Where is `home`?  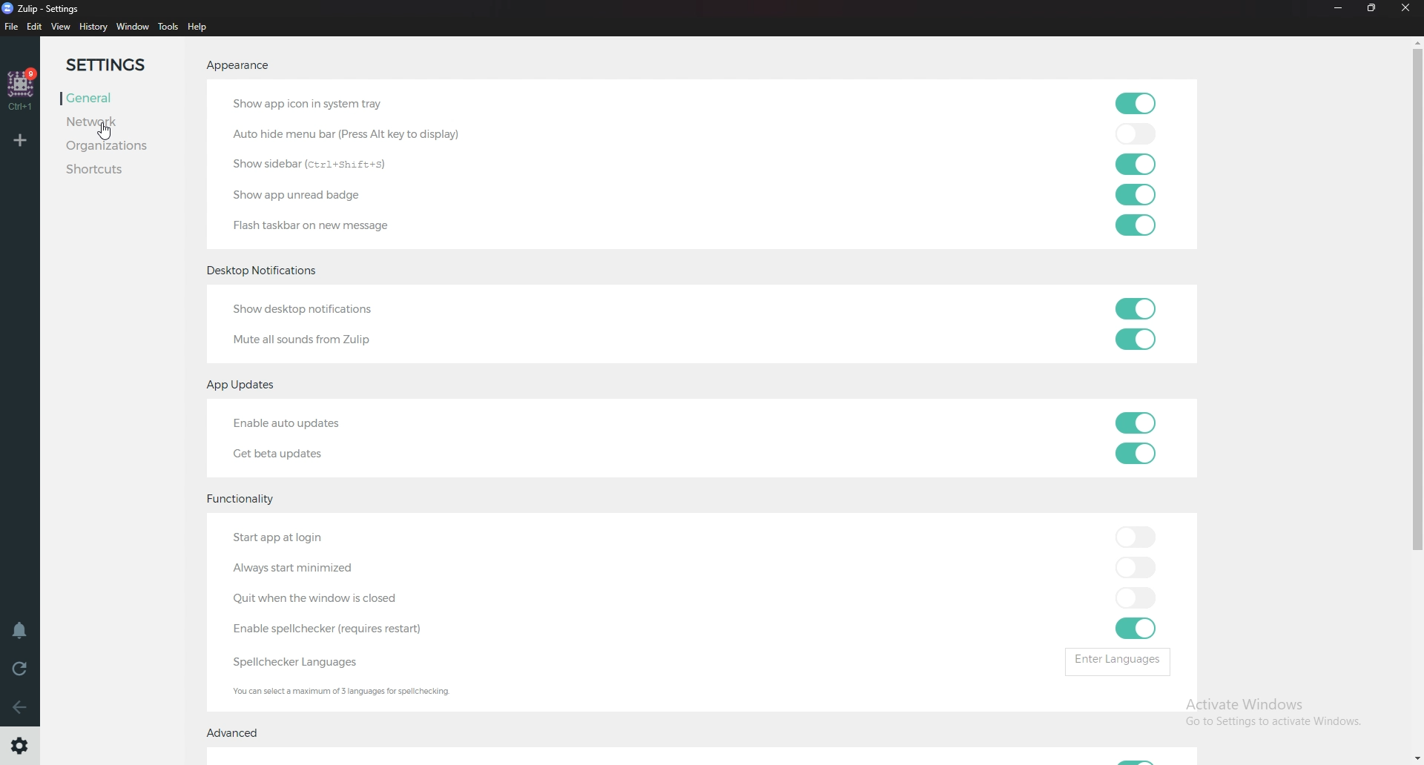 home is located at coordinates (22, 88).